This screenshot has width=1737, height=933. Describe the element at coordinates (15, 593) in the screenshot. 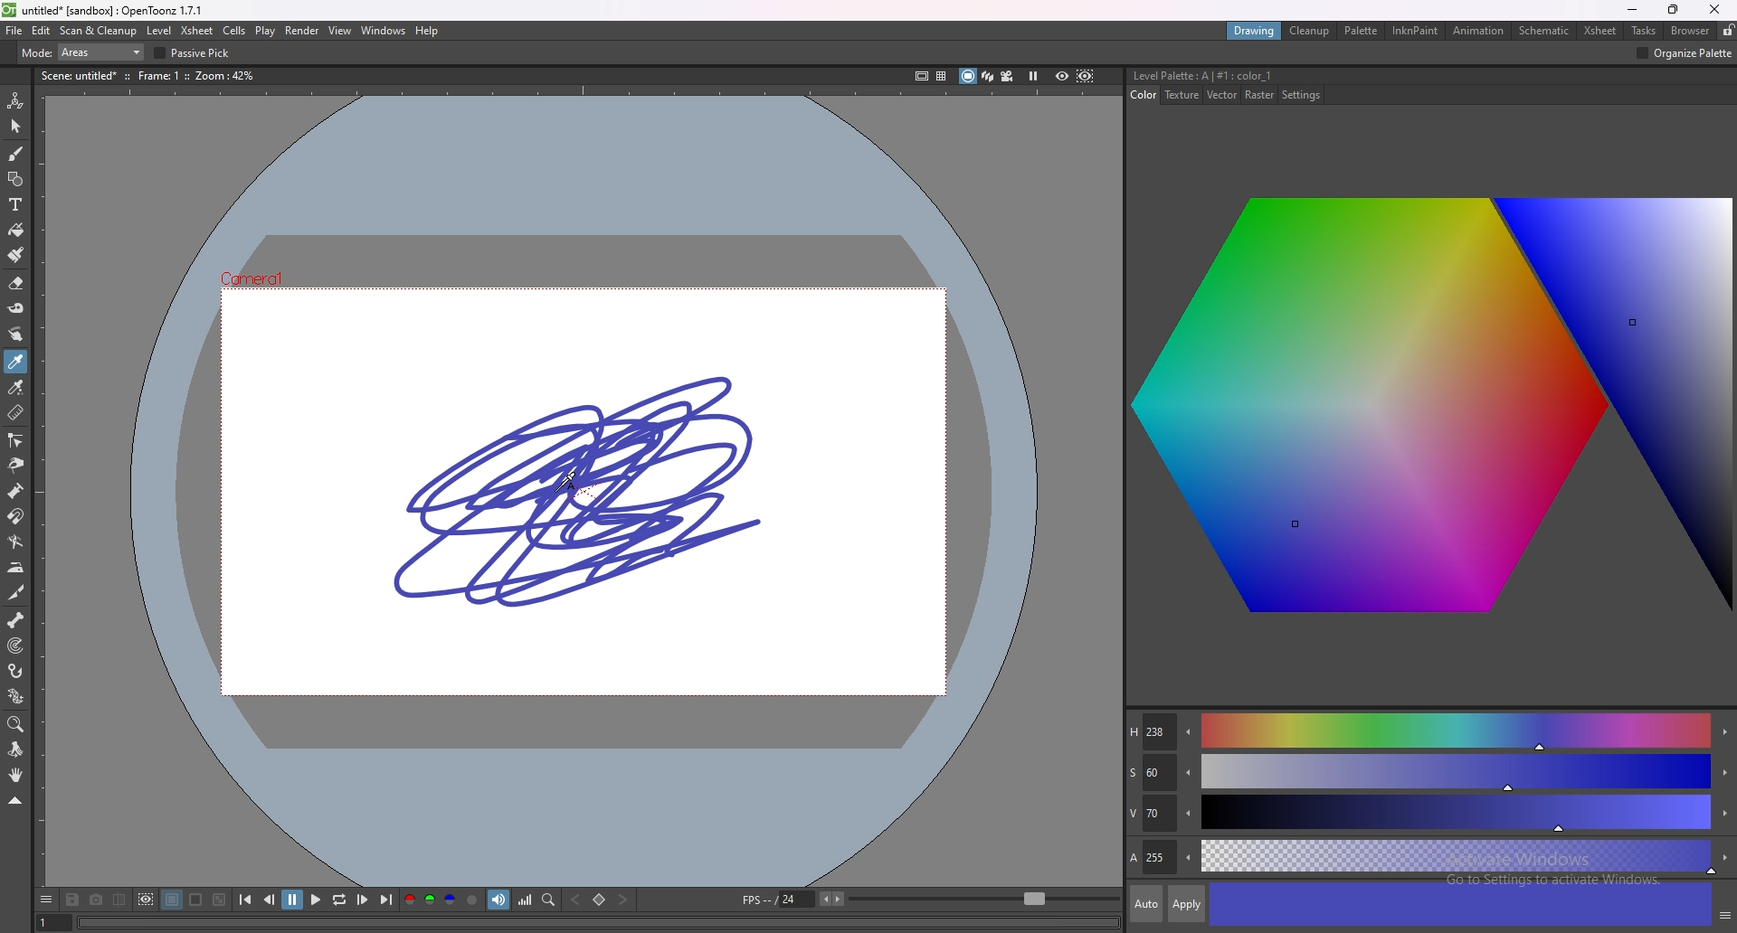

I see `cutter tool` at that location.